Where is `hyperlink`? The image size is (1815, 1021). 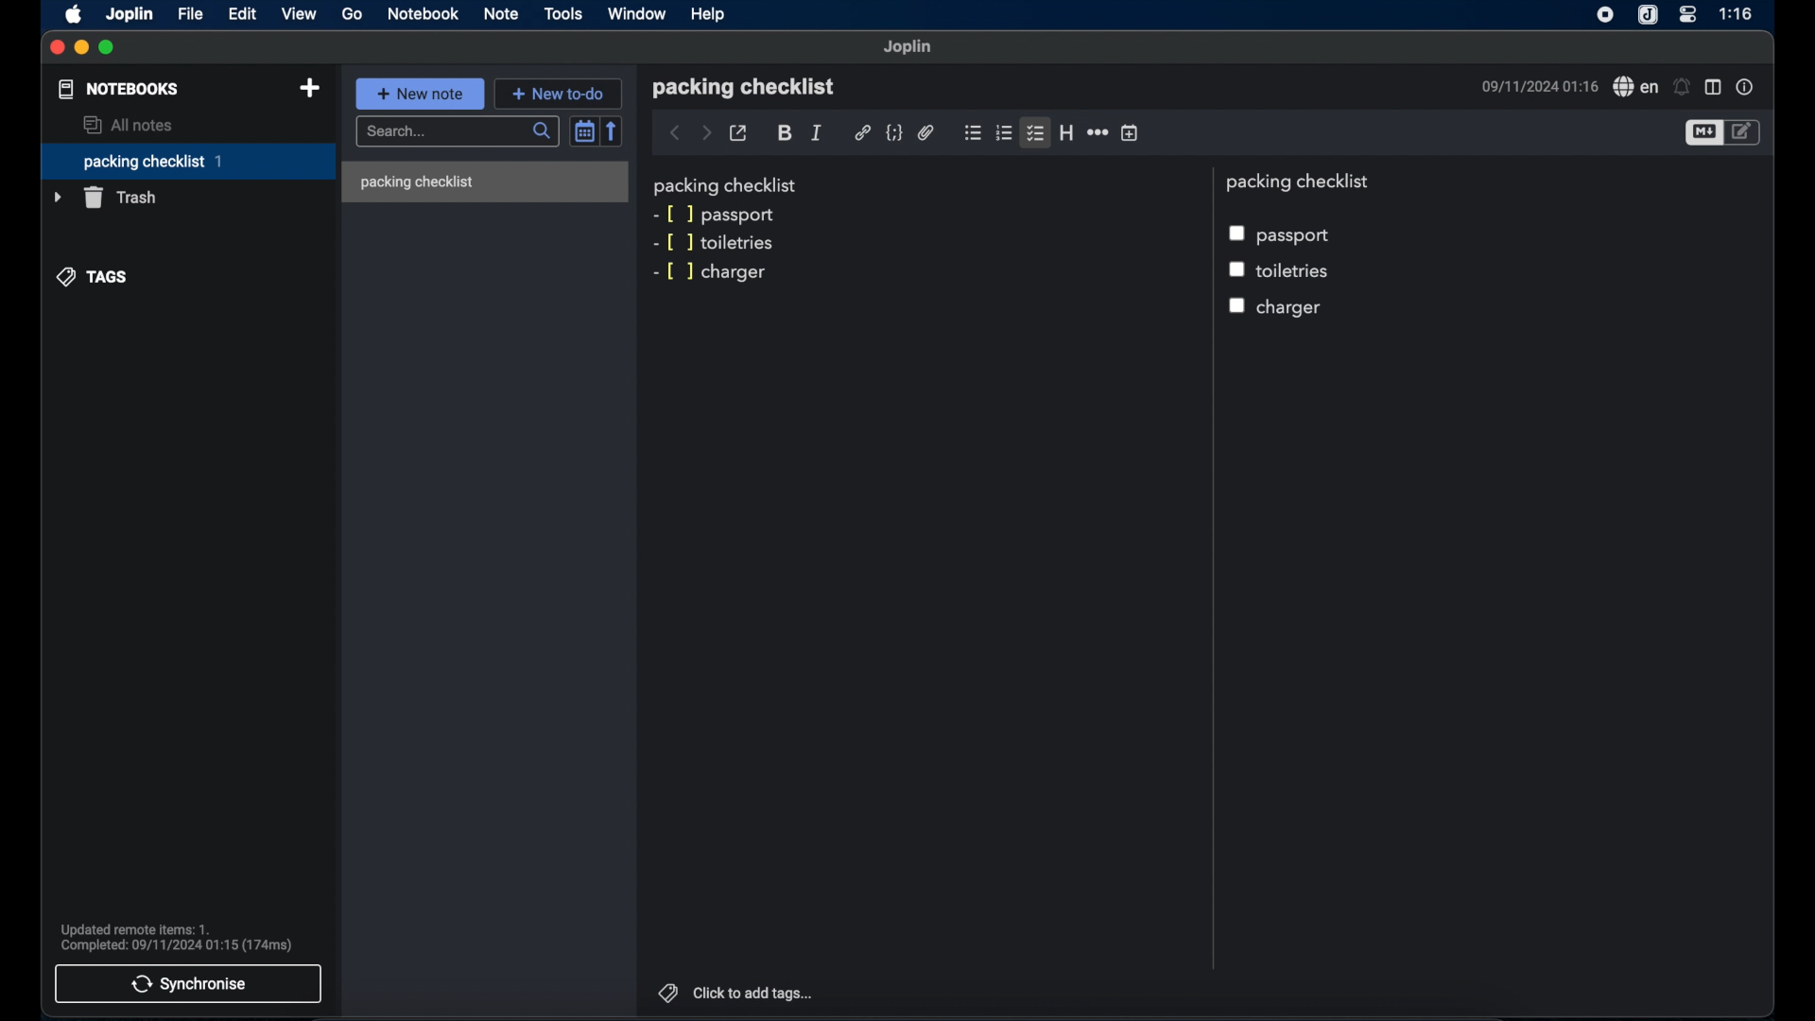
hyperlink is located at coordinates (862, 133).